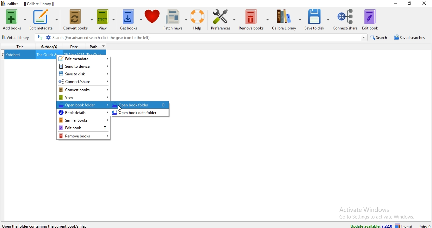 The height and width of the screenshot is (228, 432). I want to click on authors, so click(49, 47).